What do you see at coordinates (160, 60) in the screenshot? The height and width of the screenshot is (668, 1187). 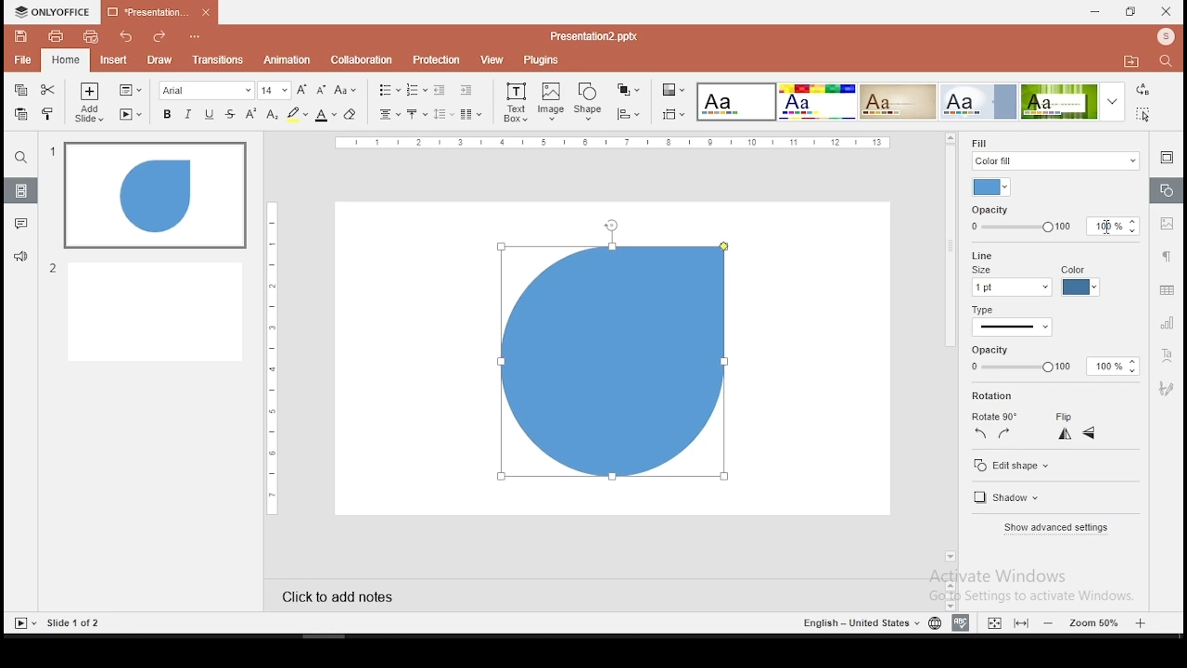 I see `draw` at bounding box center [160, 60].